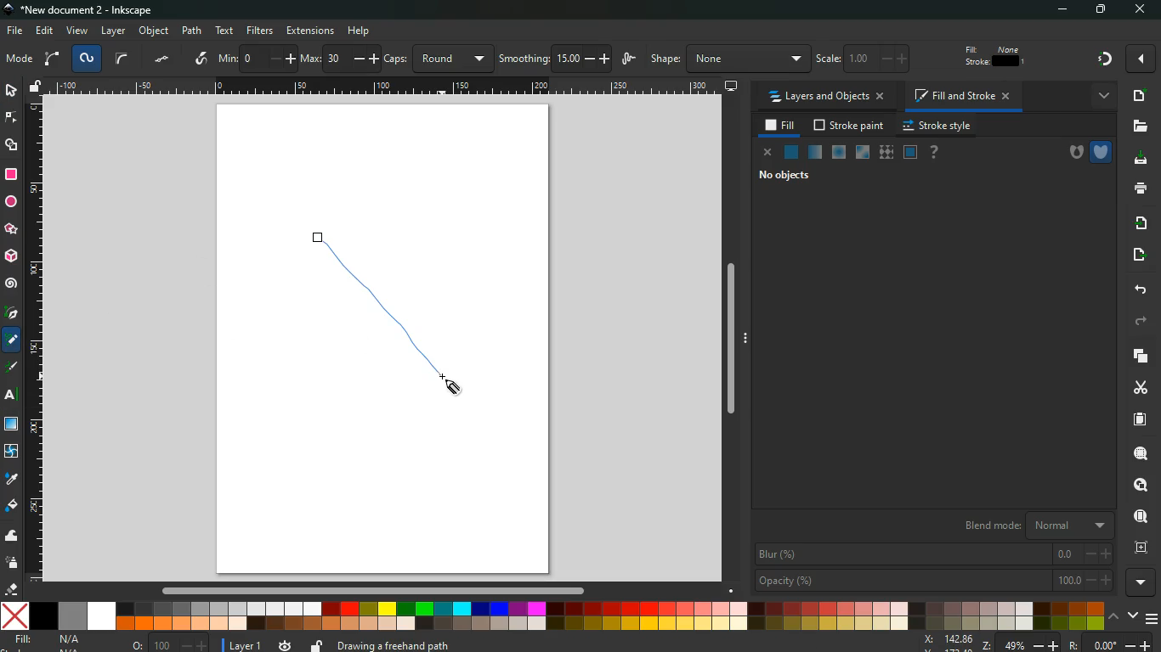 Image resolution: width=1161 pixels, height=652 pixels. What do you see at coordinates (1136, 126) in the screenshot?
I see `files` at bounding box center [1136, 126].